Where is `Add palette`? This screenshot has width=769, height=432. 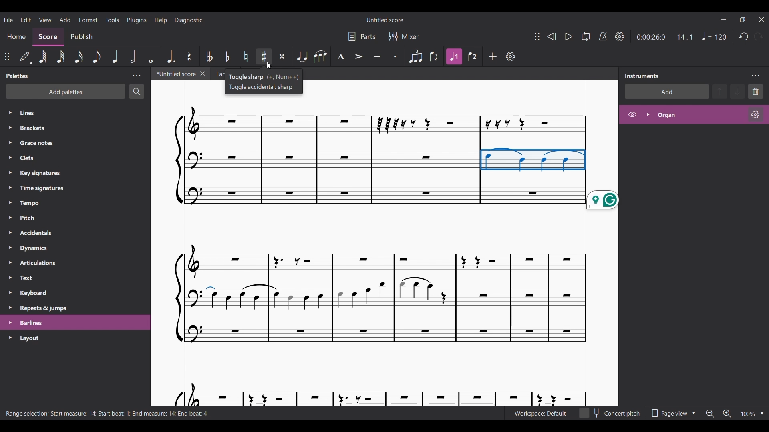
Add palette is located at coordinates (65, 92).